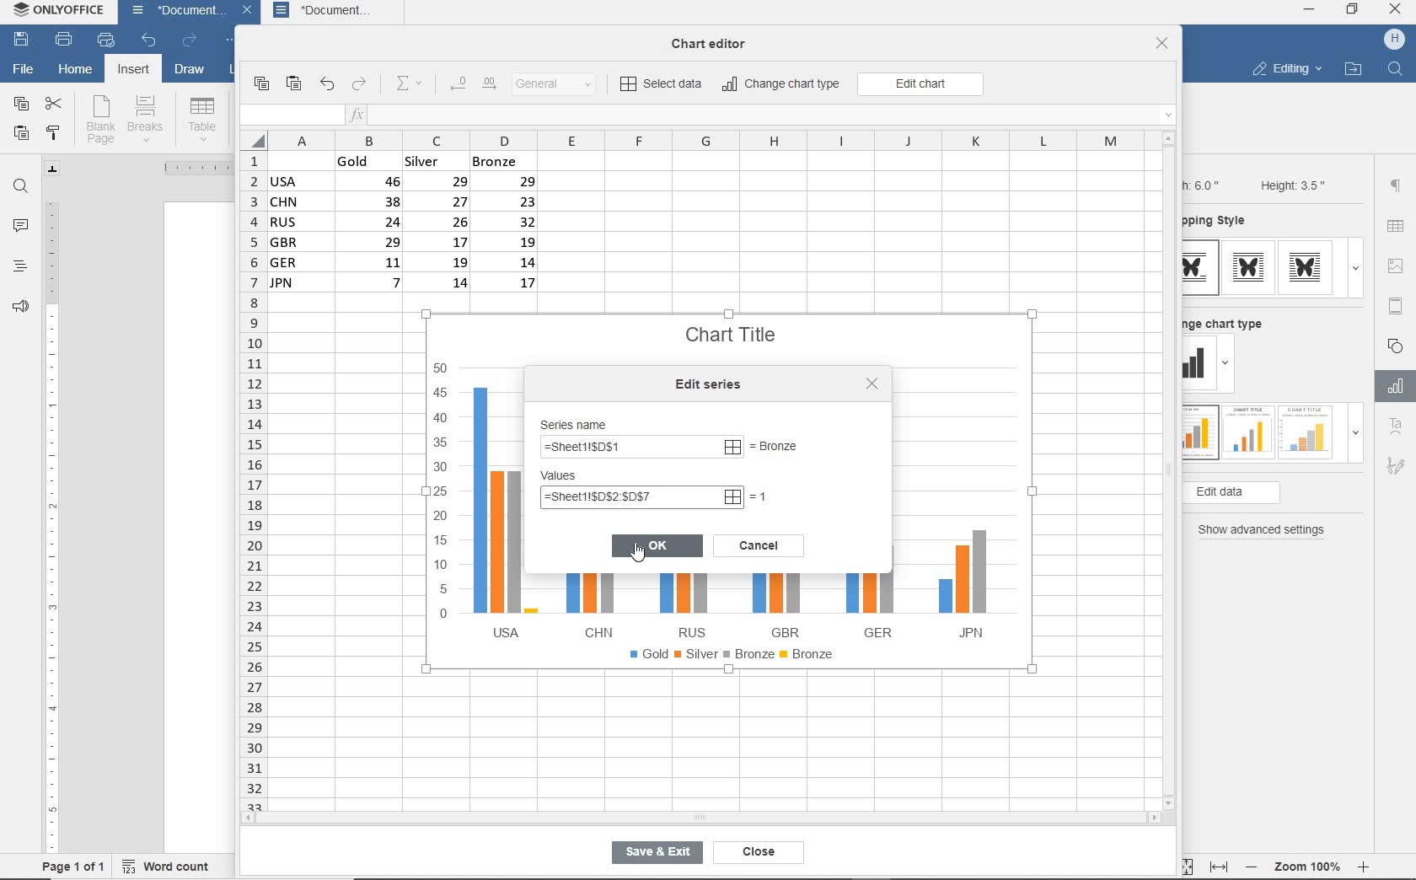 The image size is (1416, 880). I want to click on series name, so click(579, 422).